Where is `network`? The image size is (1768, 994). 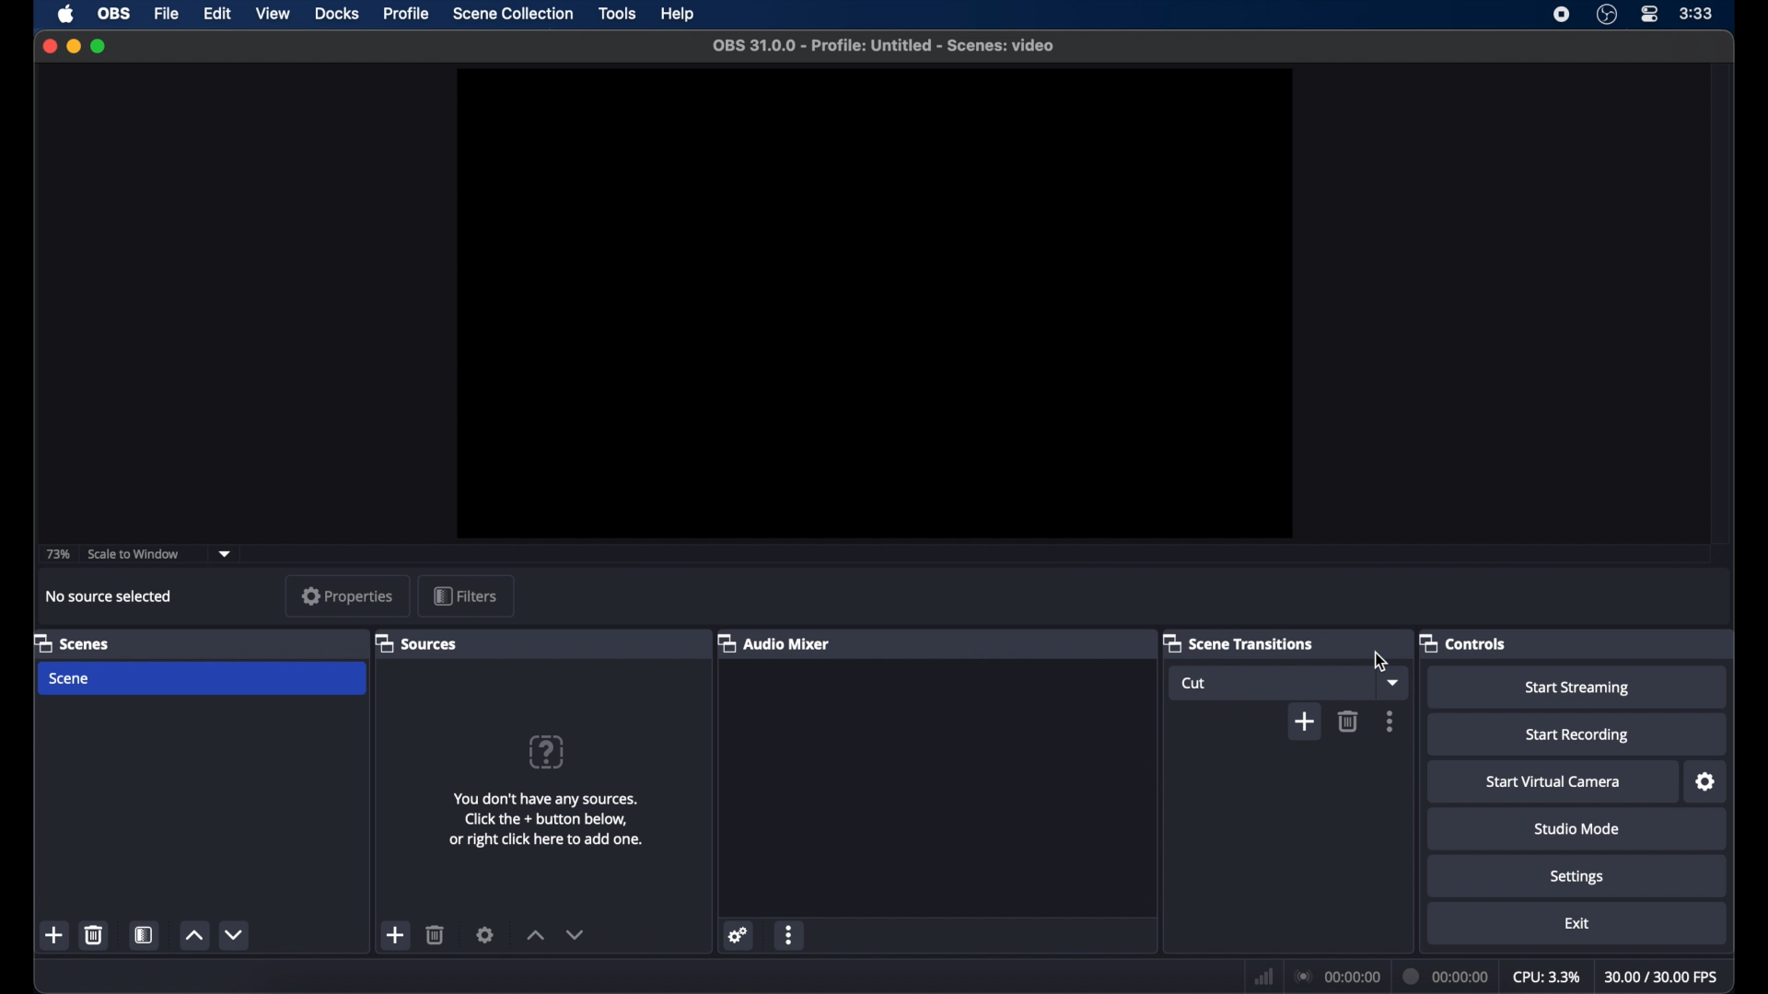
network is located at coordinates (1264, 977).